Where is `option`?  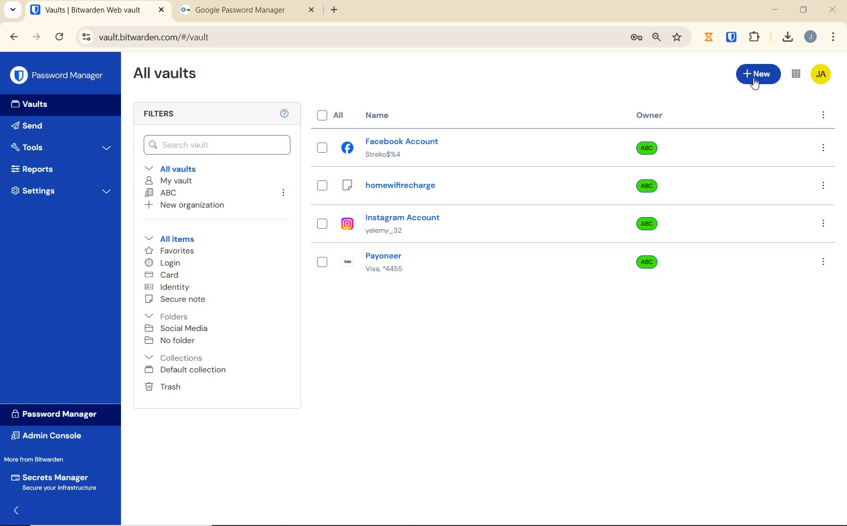 option is located at coordinates (823, 261).